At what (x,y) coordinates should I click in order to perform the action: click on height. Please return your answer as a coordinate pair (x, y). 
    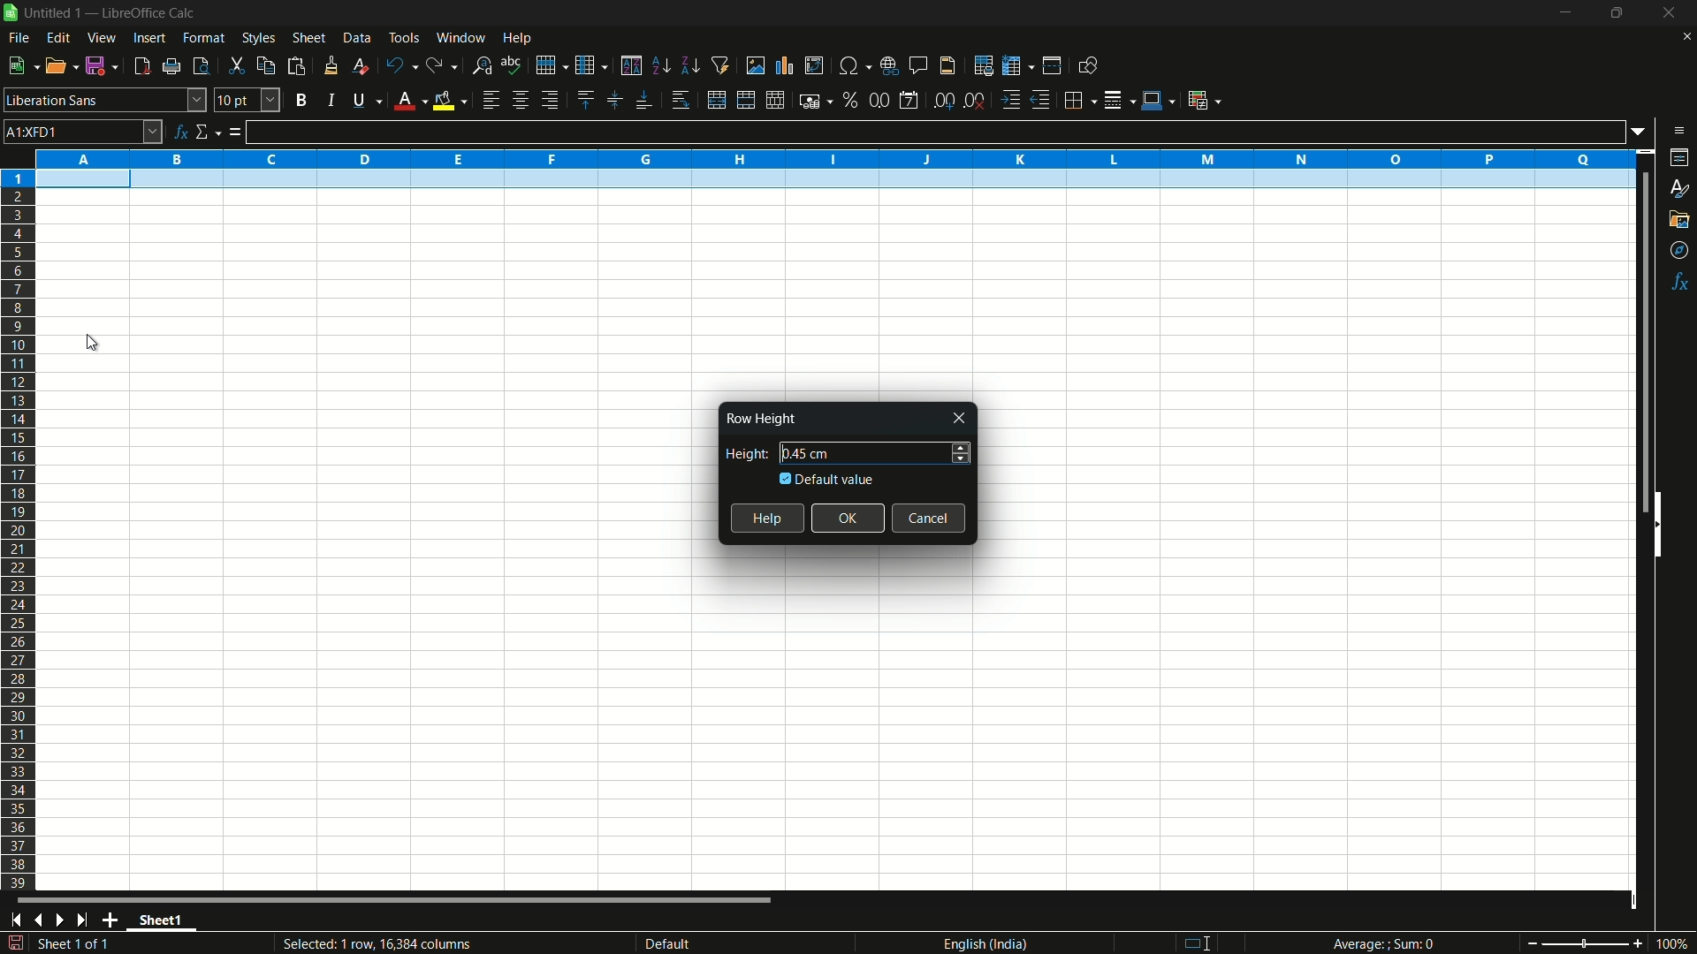
    Looking at the image, I should click on (808, 453).